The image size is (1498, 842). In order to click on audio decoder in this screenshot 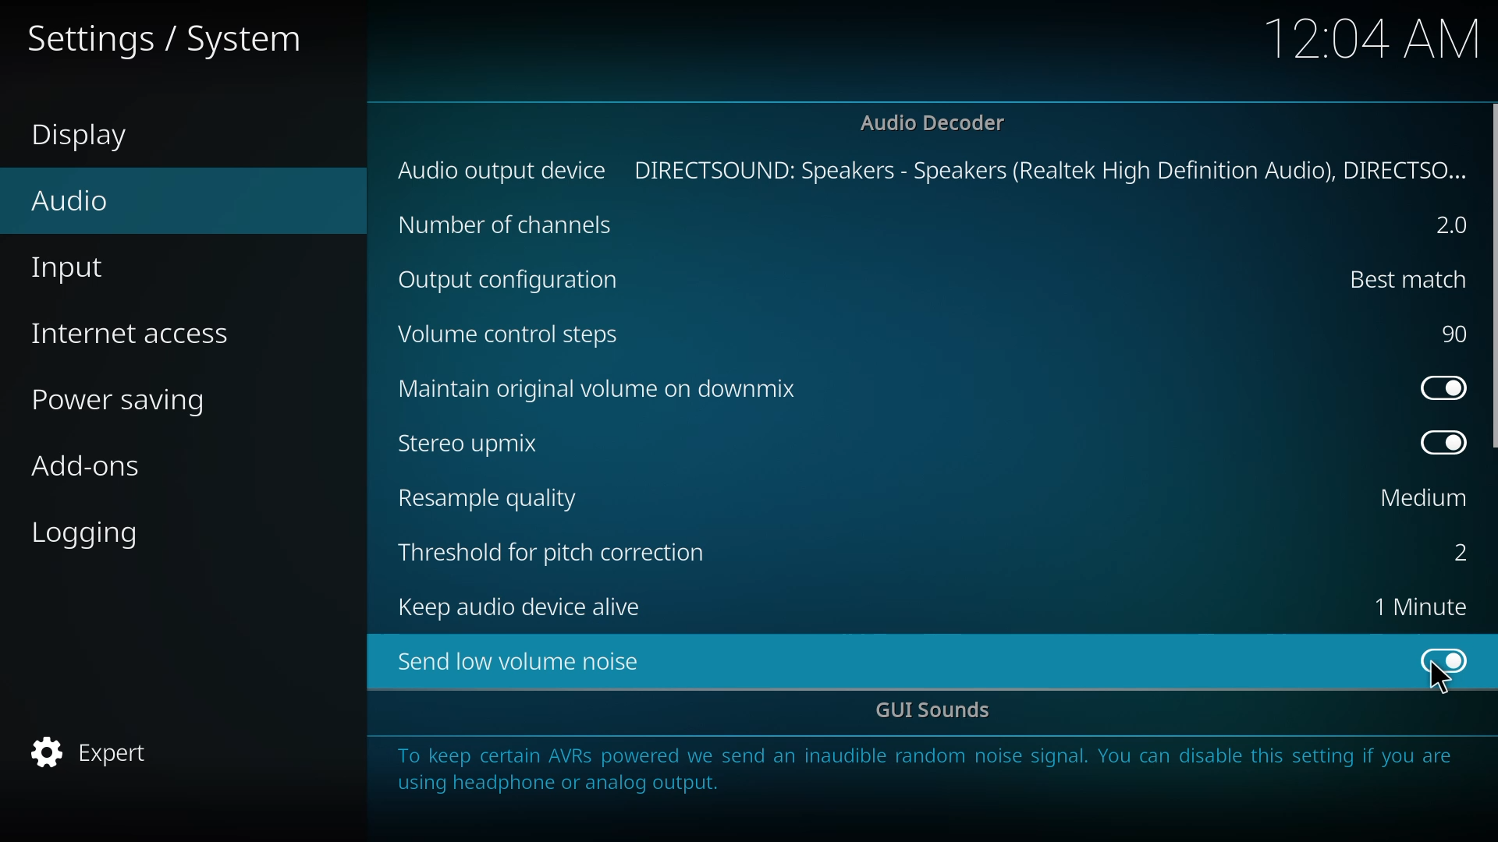, I will do `click(938, 122)`.